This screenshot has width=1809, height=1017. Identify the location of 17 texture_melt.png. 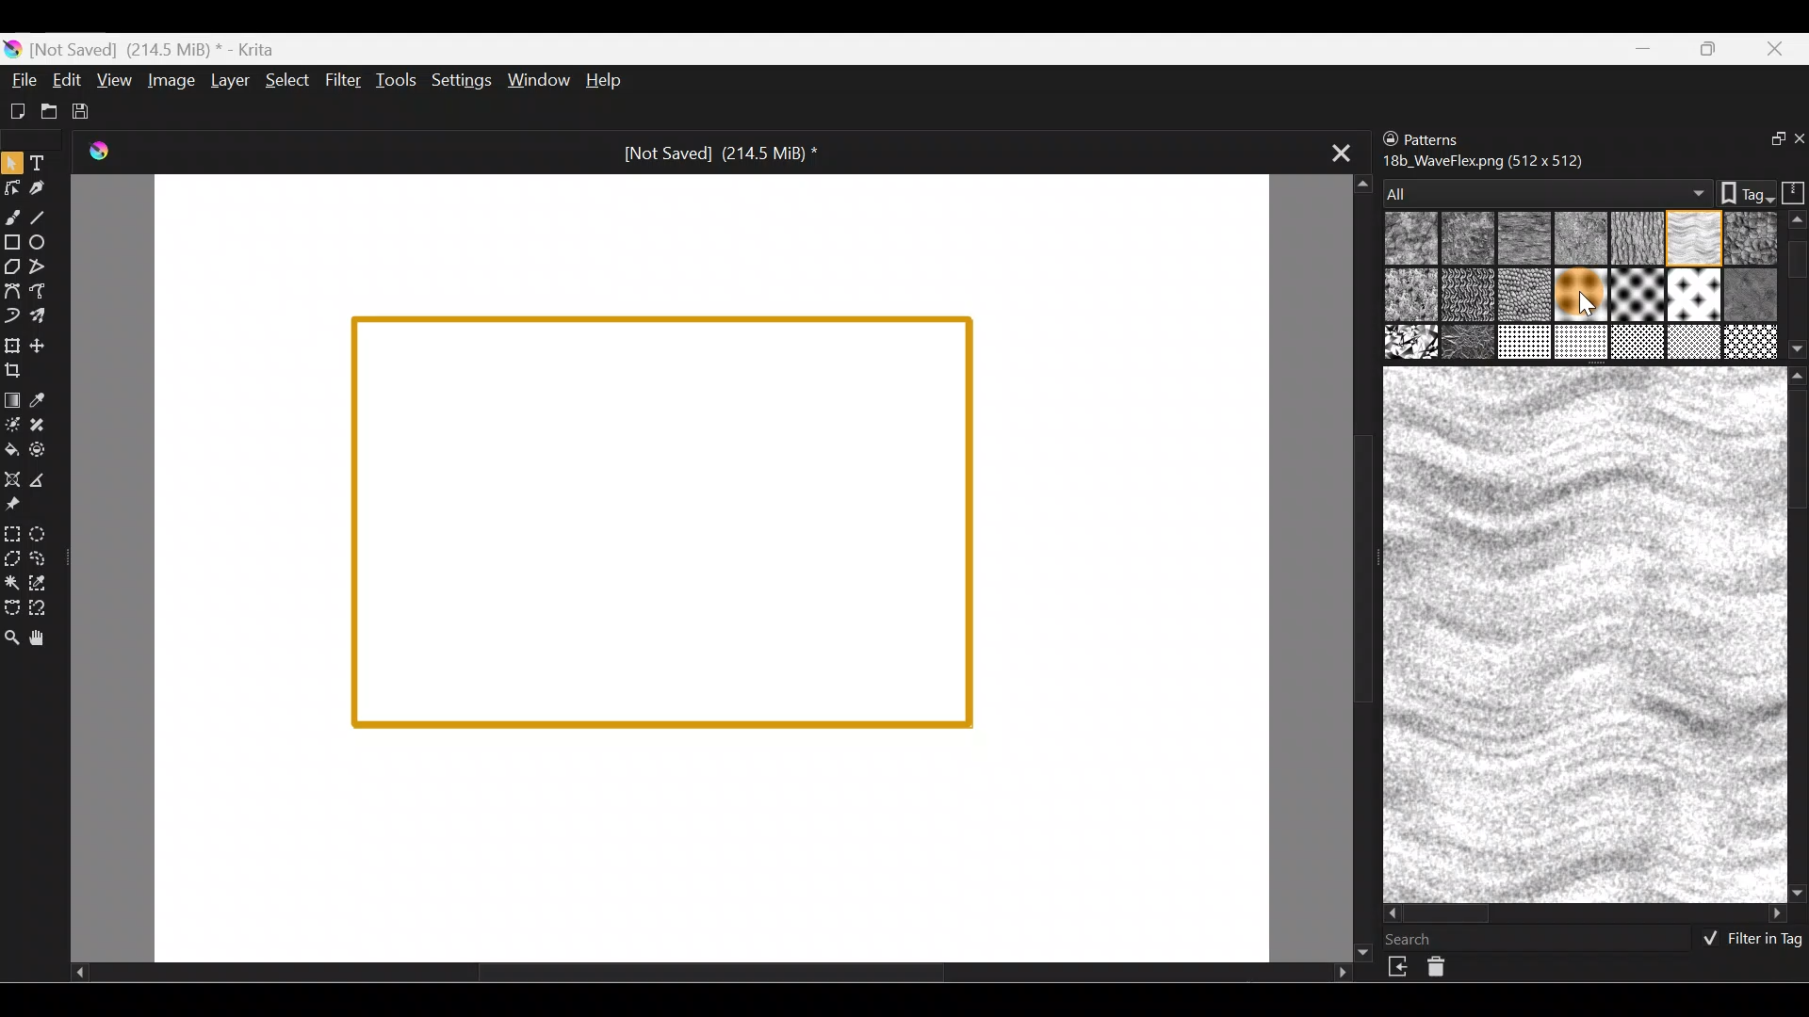
(1583, 342).